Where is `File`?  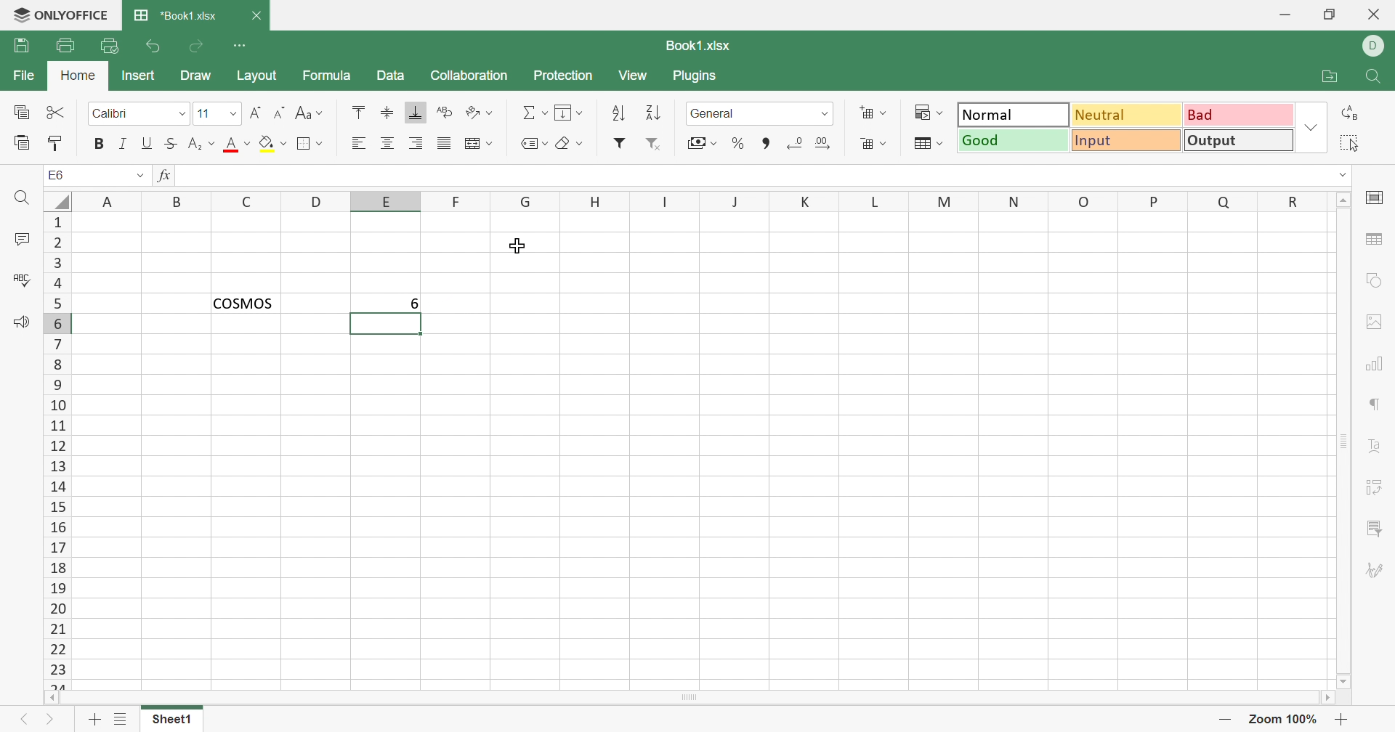 File is located at coordinates (25, 76).